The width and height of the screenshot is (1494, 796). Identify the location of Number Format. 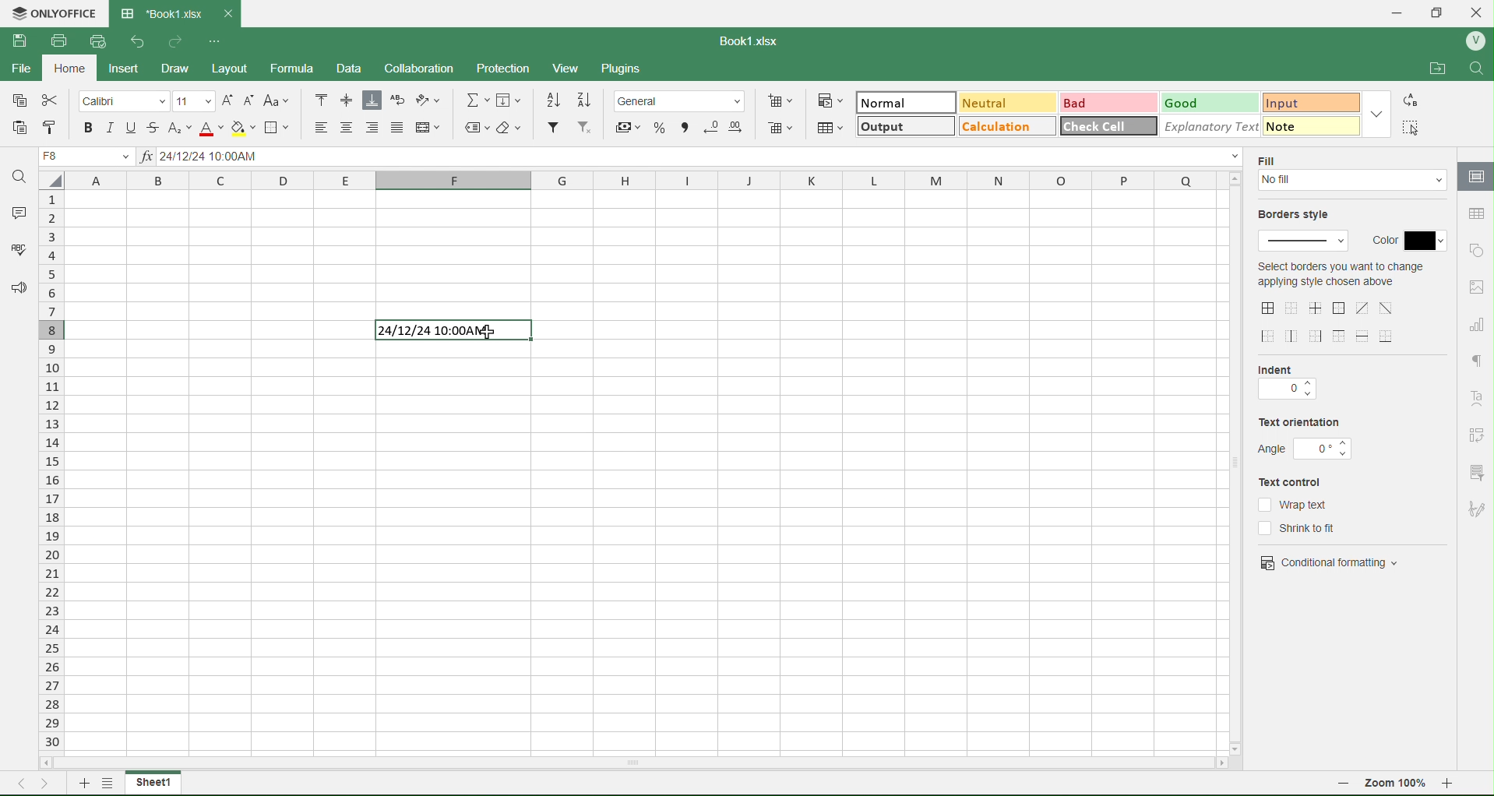
(683, 100).